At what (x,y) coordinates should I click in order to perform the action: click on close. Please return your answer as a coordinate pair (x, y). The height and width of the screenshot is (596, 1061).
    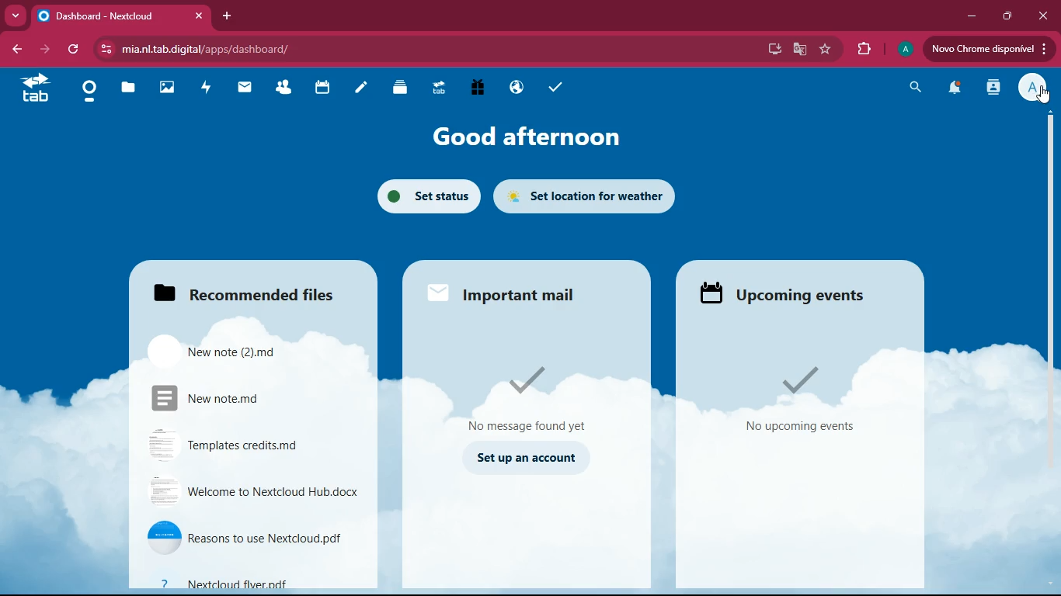
    Looking at the image, I should click on (1042, 16).